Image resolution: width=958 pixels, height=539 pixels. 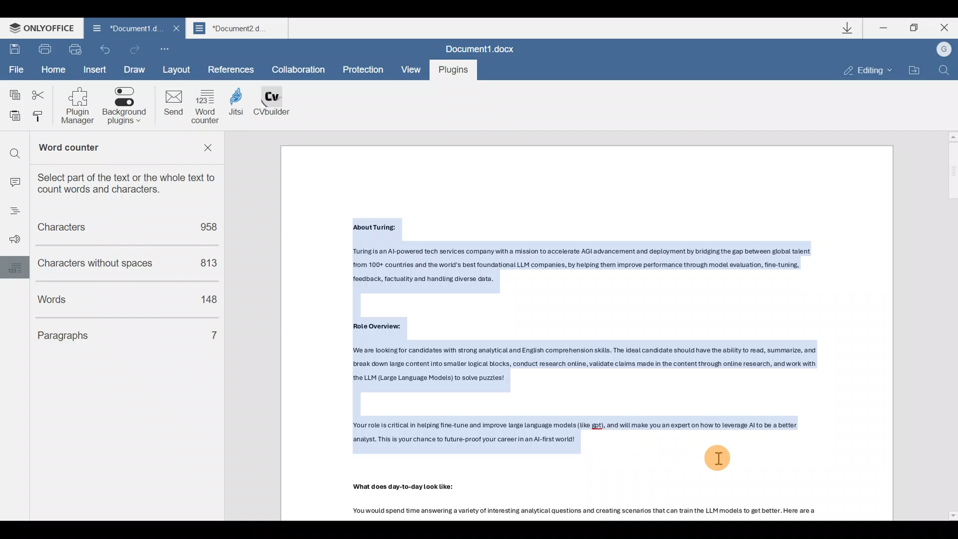 What do you see at coordinates (42, 118) in the screenshot?
I see `Copy style` at bounding box center [42, 118].